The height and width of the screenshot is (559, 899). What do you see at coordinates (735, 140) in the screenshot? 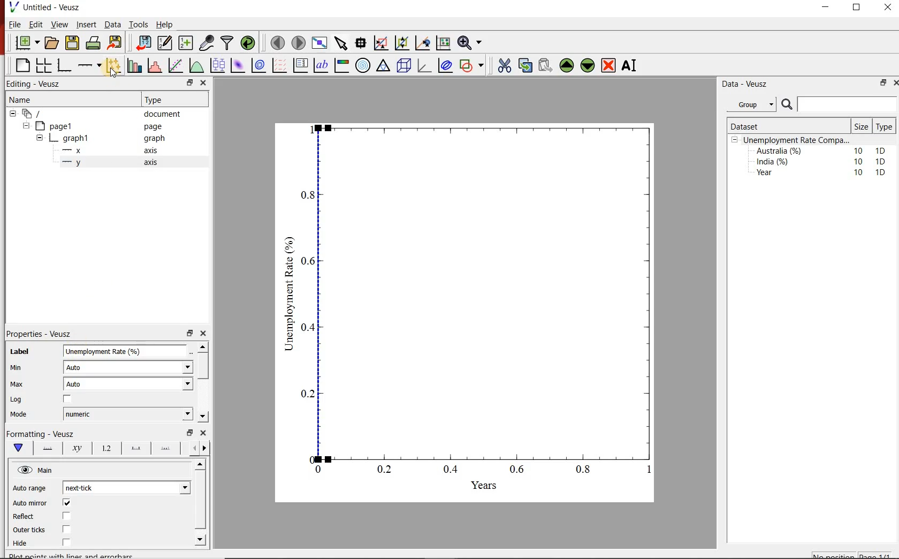
I see `collpase` at bounding box center [735, 140].